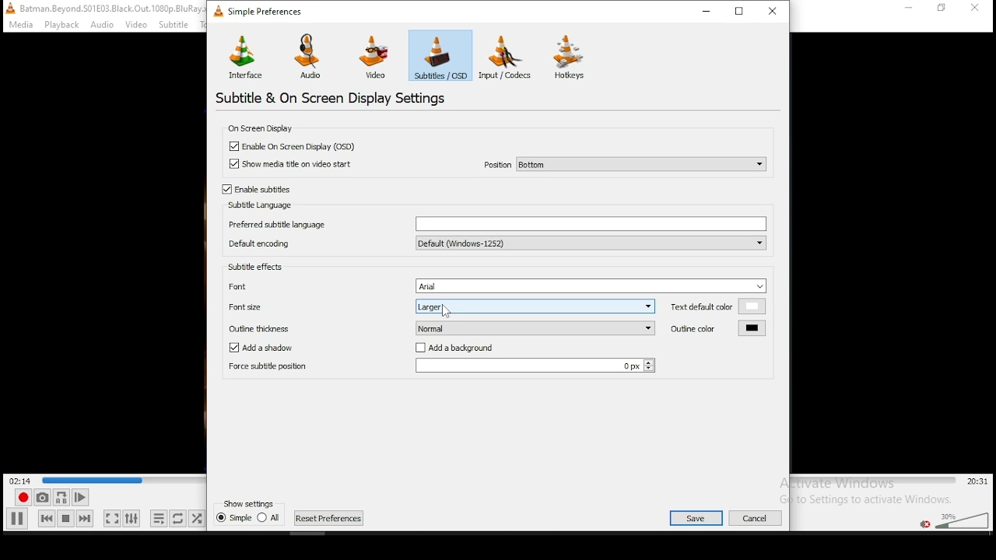 The height and width of the screenshot is (560, 996). What do you see at coordinates (447, 311) in the screenshot?
I see `` at bounding box center [447, 311].